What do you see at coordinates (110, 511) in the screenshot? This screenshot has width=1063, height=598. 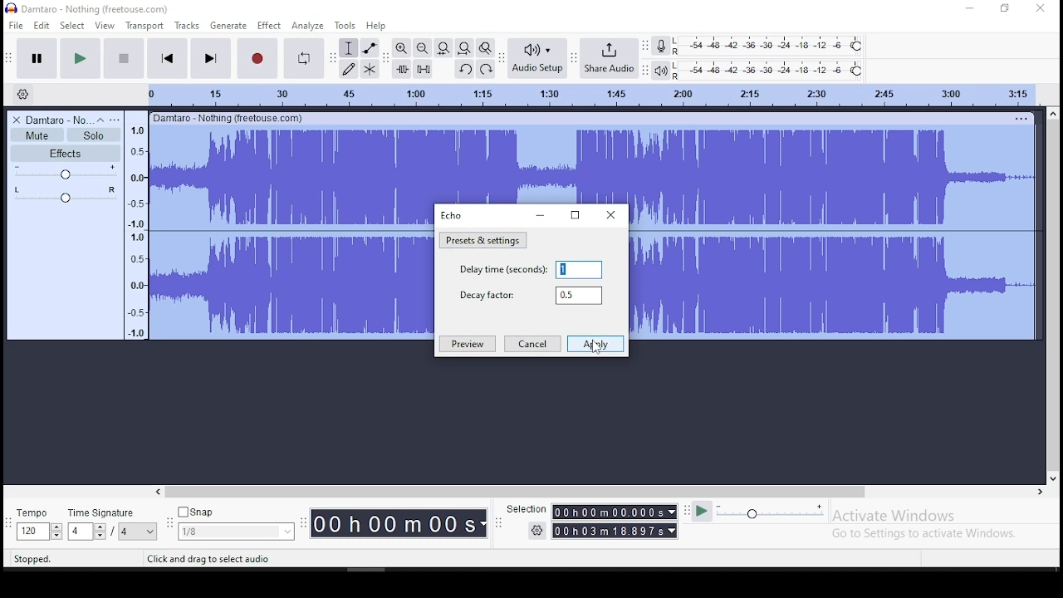 I see `time signature` at bounding box center [110, 511].